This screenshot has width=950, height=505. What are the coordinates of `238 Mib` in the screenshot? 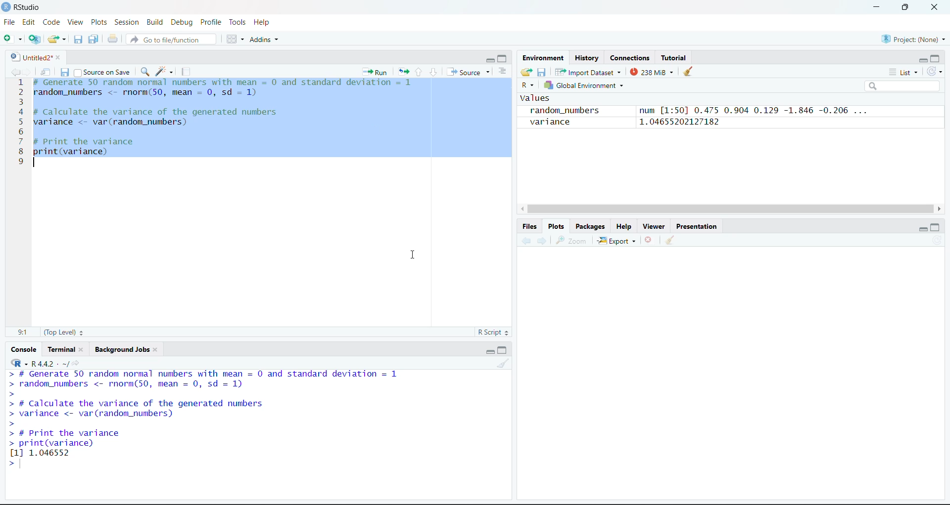 It's located at (652, 72).